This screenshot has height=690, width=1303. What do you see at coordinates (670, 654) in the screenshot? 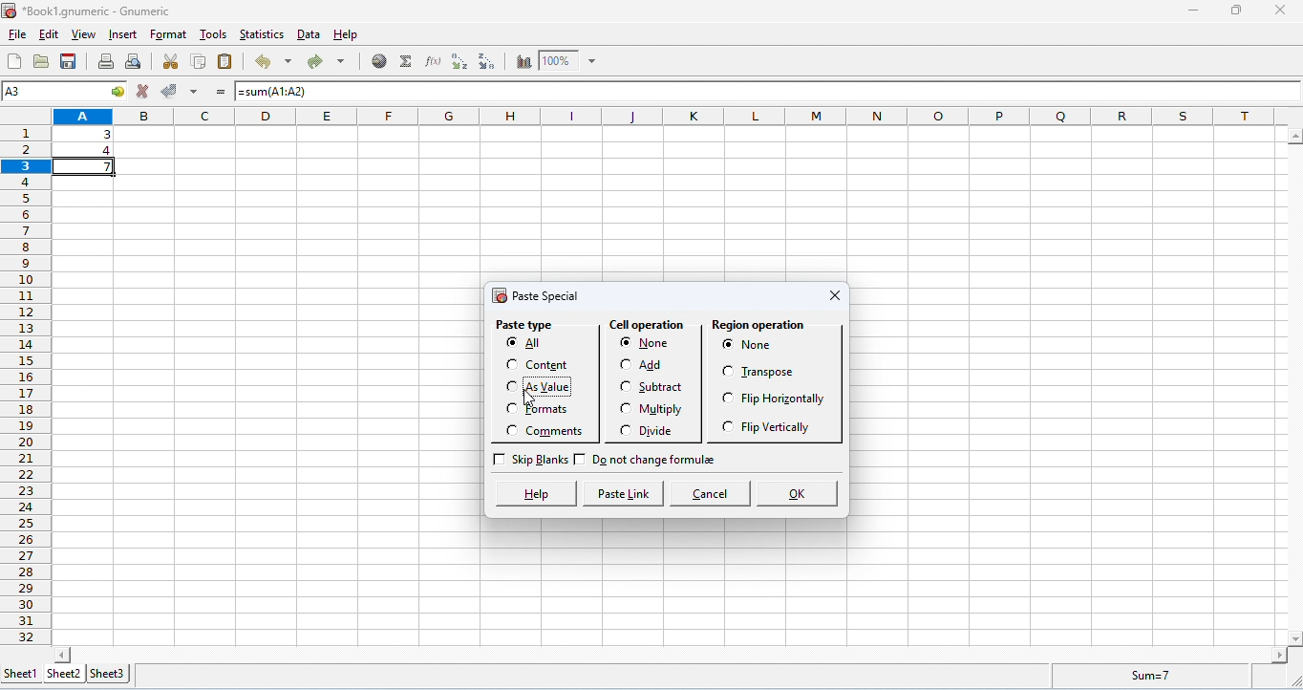
I see `space for horizontal column` at bounding box center [670, 654].